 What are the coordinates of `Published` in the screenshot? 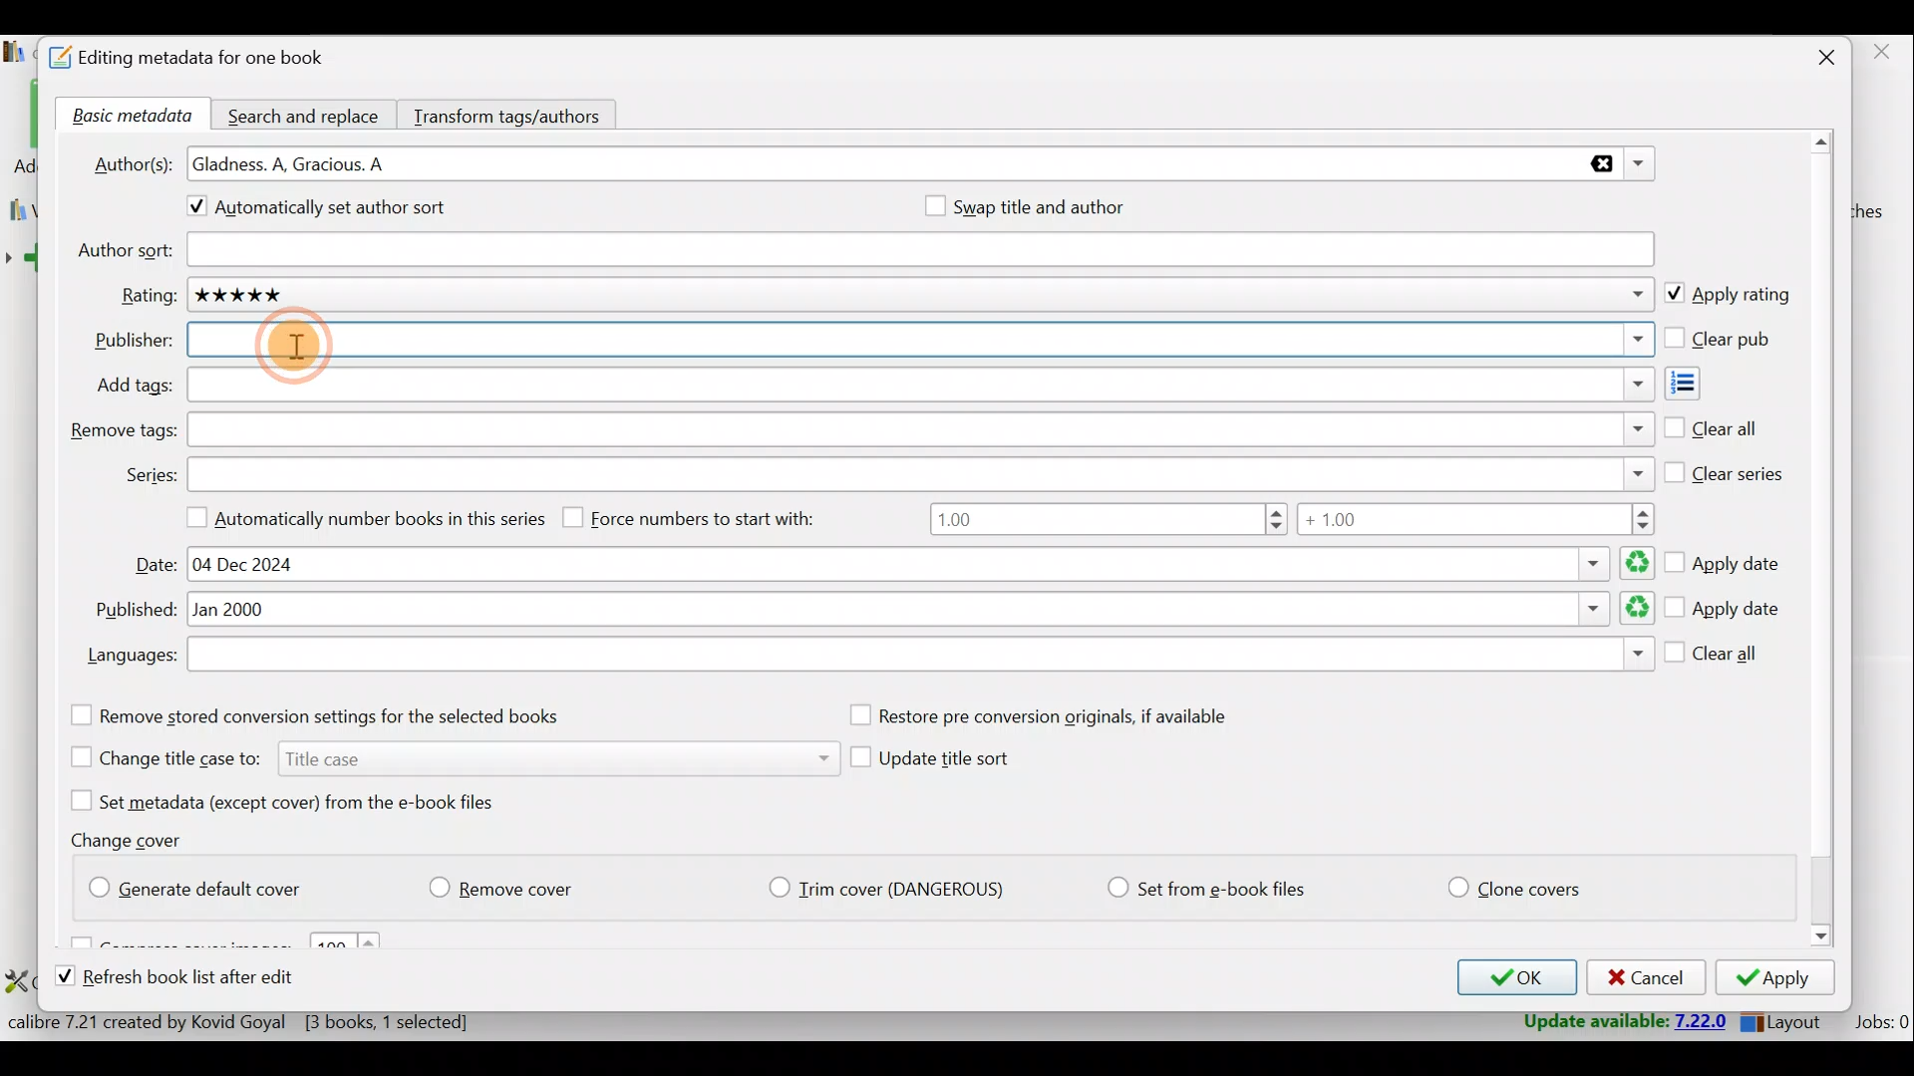 It's located at (922, 611).